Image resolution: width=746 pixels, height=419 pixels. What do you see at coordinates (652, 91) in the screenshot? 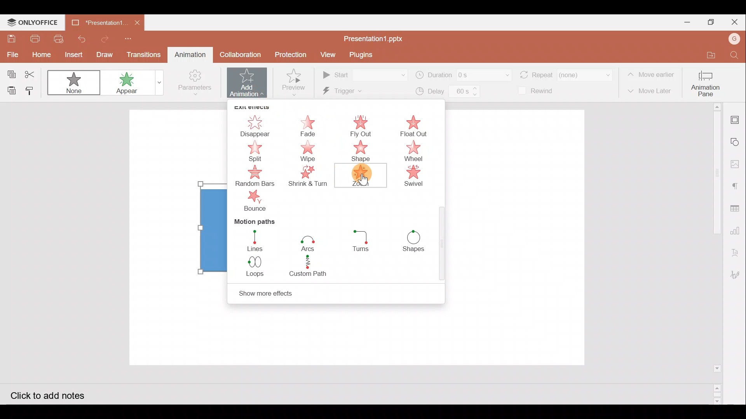
I see `Move later` at bounding box center [652, 91].